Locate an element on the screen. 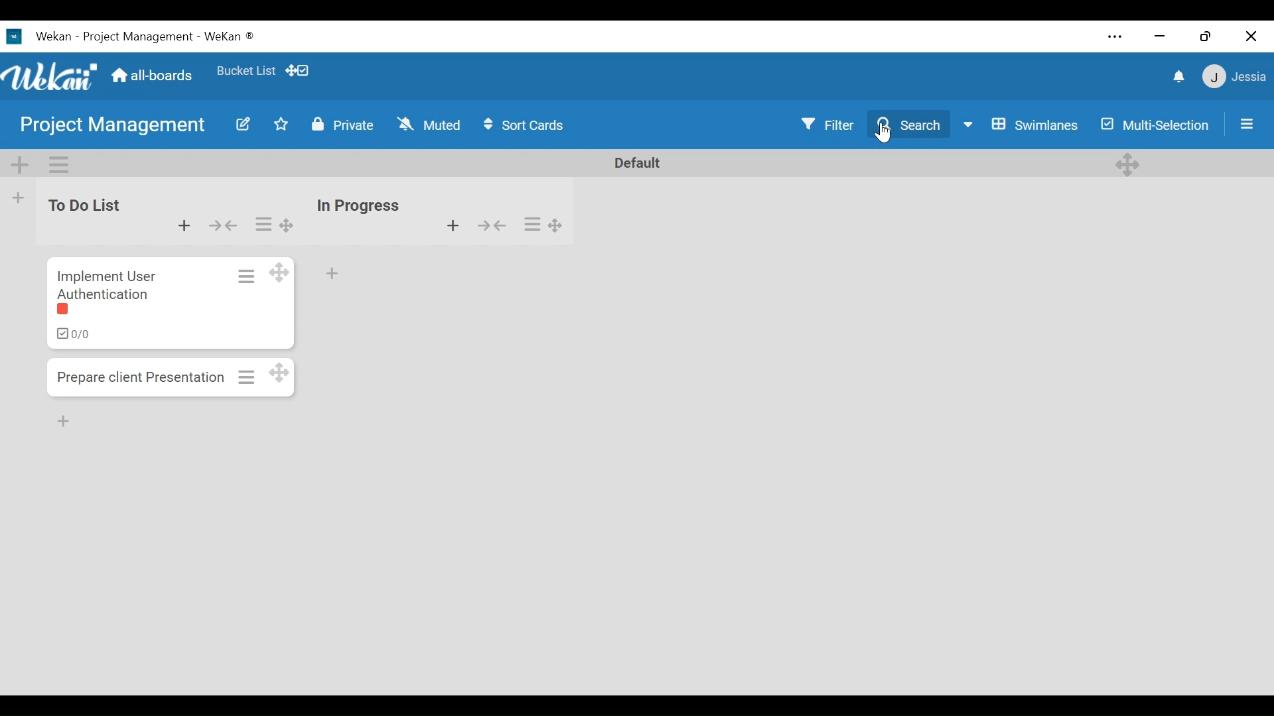 The image size is (1274, 716). Home (all boards) is located at coordinates (156, 75).